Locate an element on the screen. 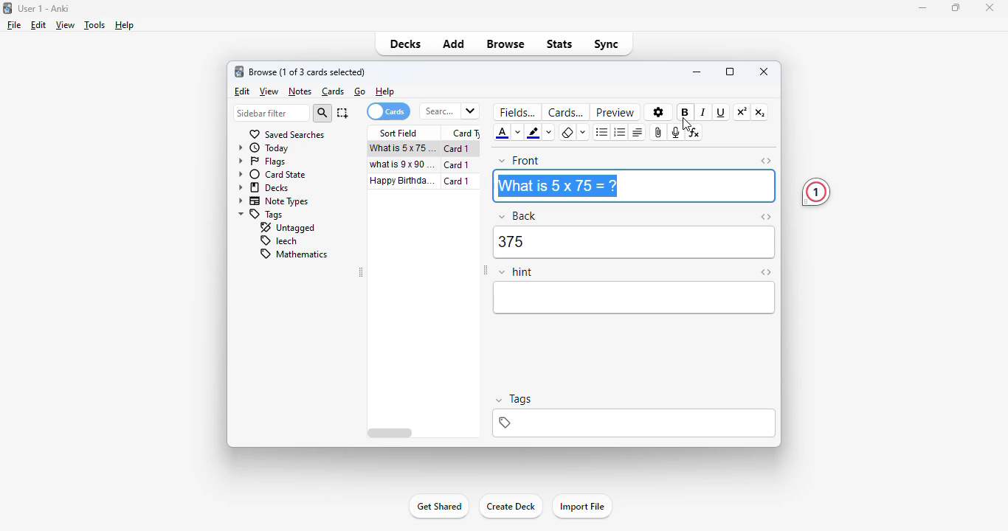 This screenshot has height=531, width=1008. bold is located at coordinates (686, 112).